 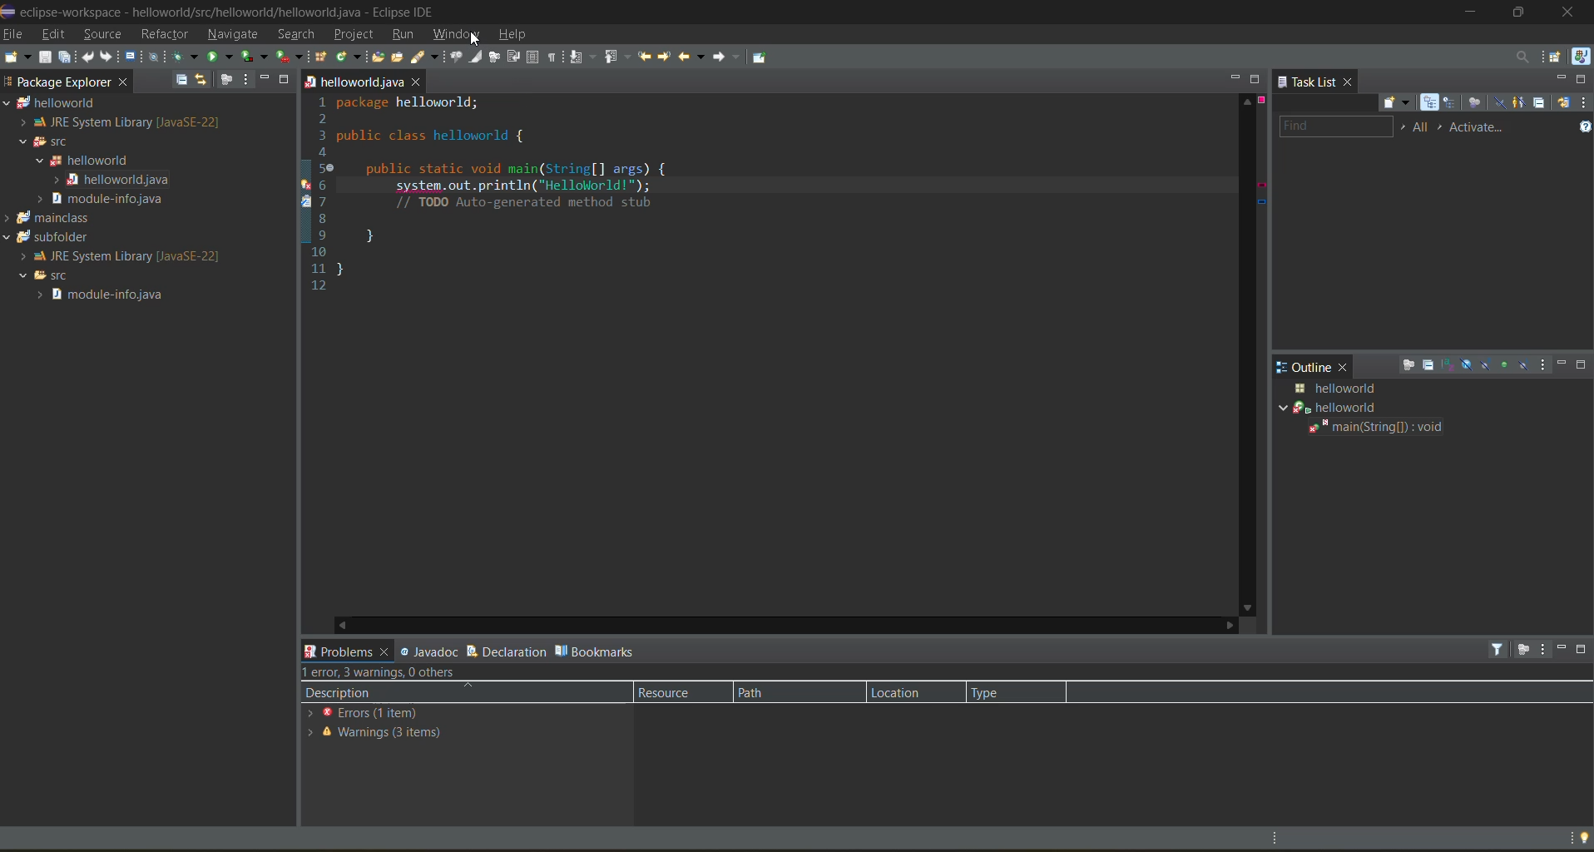 What do you see at coordinates (496, 58) in the screenshot?
I see `automatically fold uninteresting elements` at bounding box center [496, 58].